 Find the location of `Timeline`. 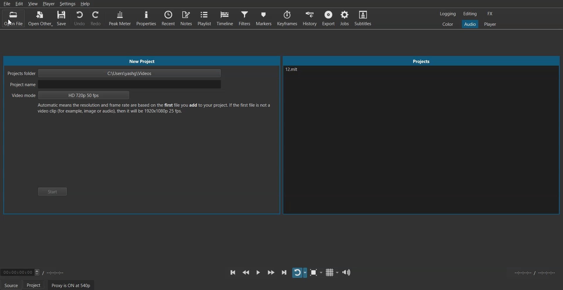

Timeline is located at coordinates (225, 18).